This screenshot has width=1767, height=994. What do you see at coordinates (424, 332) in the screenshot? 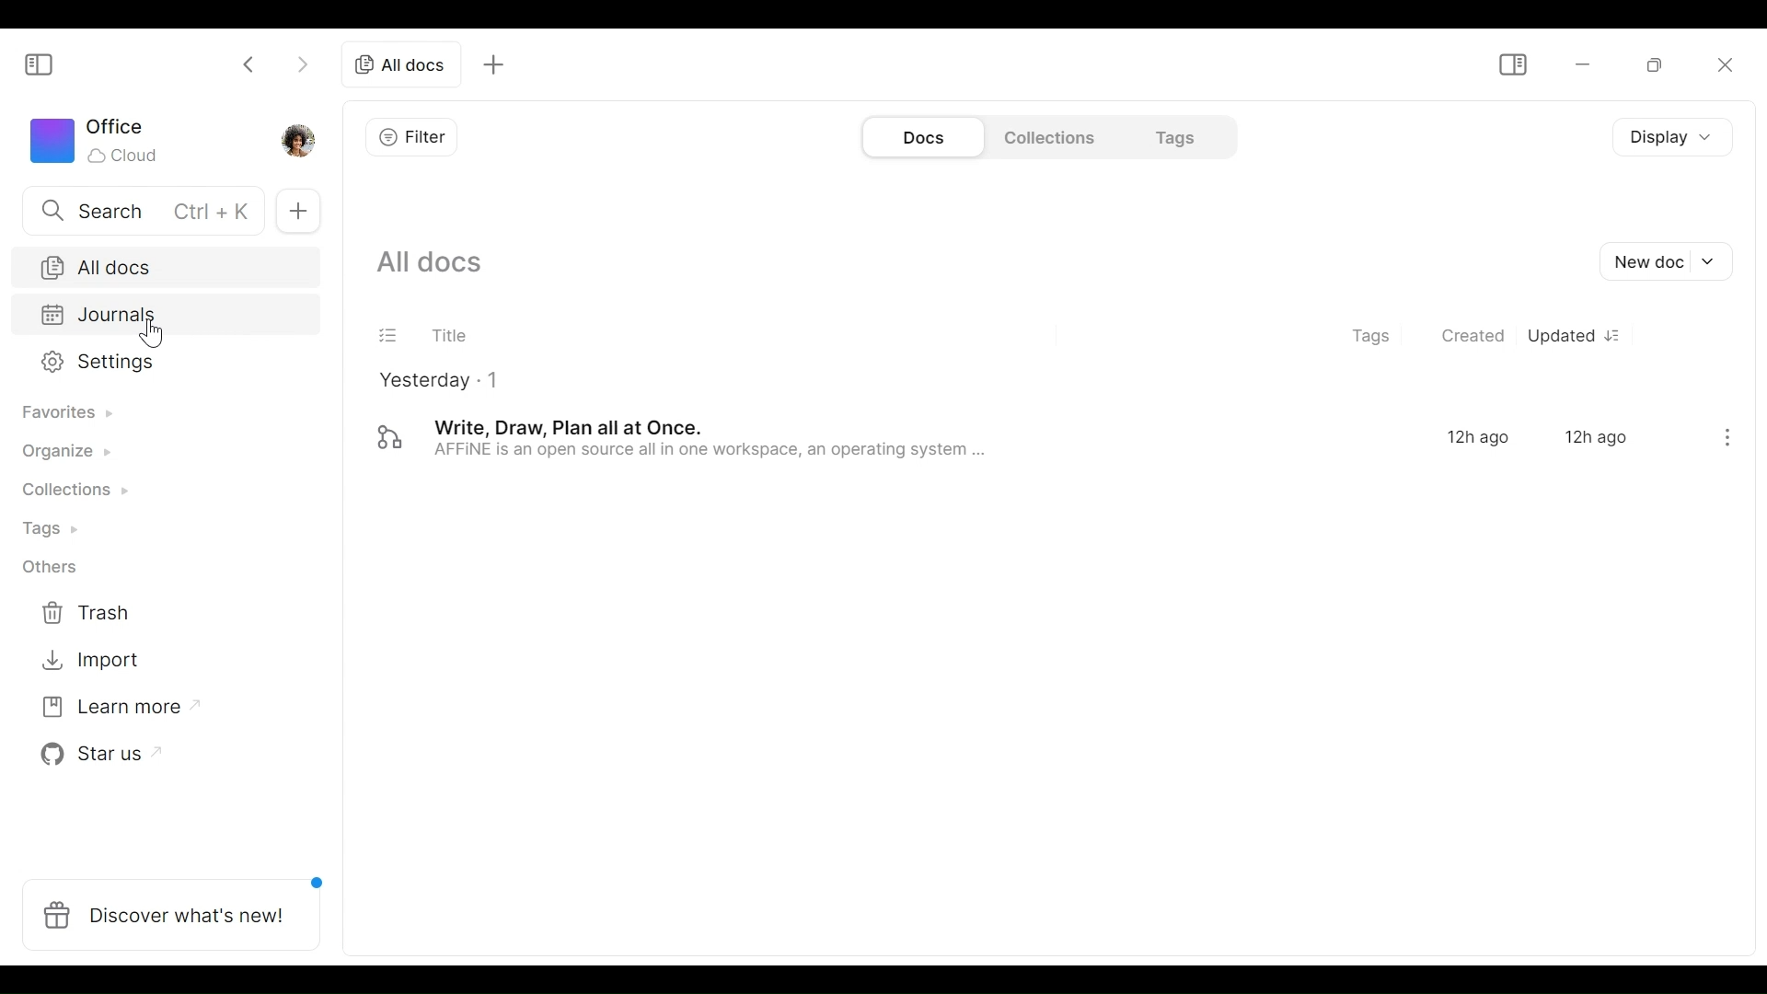
I see `Title` at bounding box center [424, 332].